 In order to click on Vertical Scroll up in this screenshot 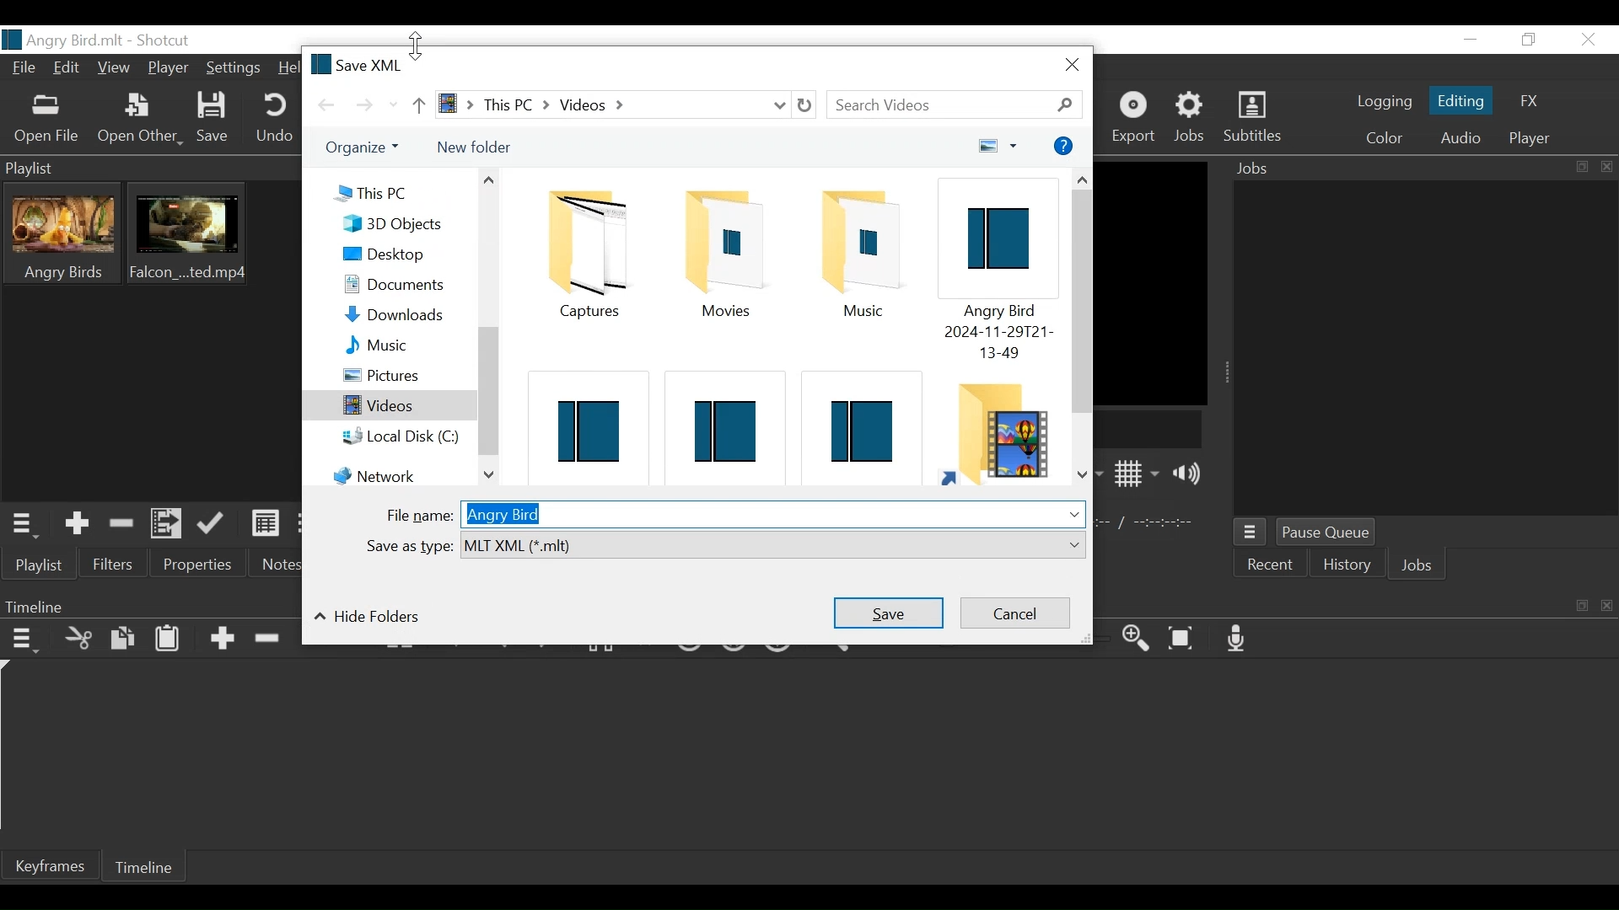, I will do `click(1086, 302)`.